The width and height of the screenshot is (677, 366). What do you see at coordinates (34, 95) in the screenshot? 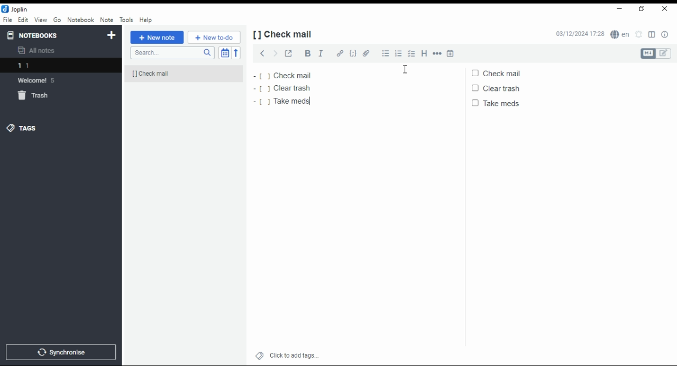
I see `trash` at bounding box center [34, 95].